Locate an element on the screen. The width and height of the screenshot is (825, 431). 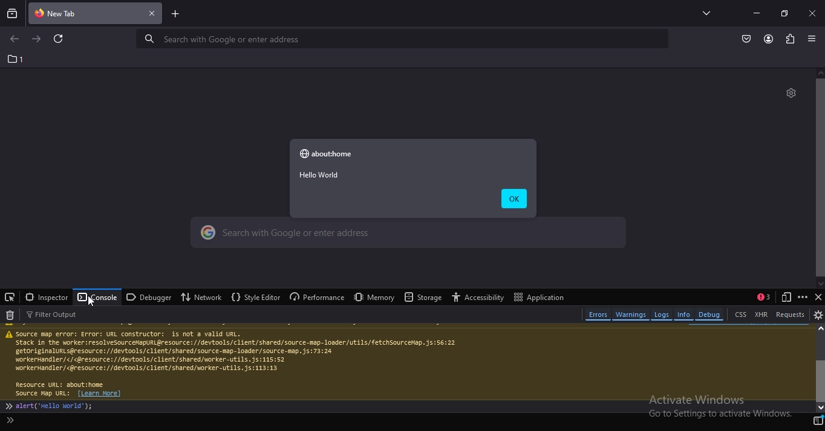
close is located at coordinates (152, 14).